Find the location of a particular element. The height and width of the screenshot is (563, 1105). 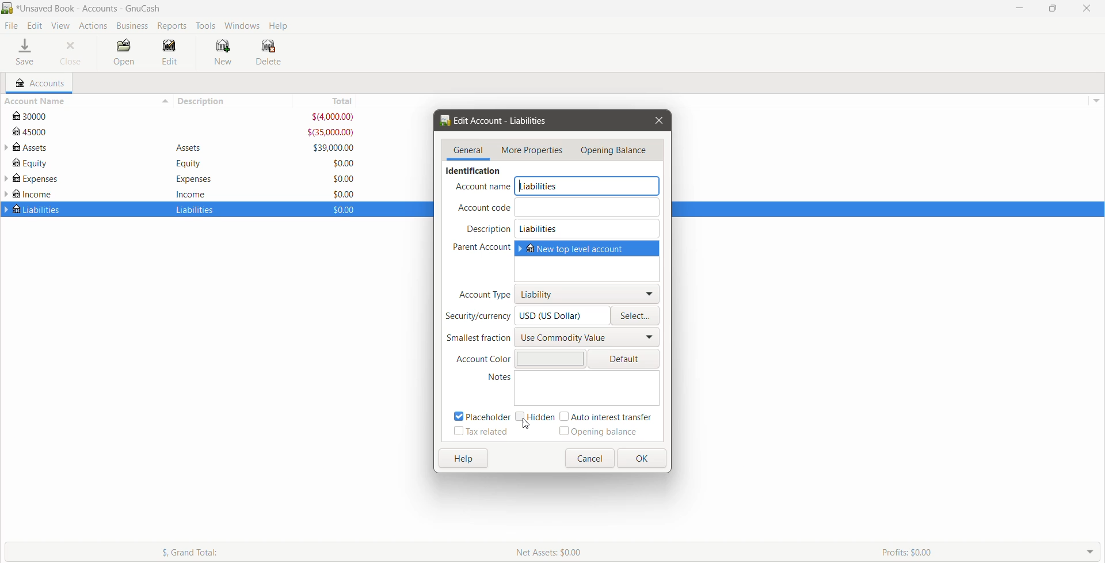

Accounts is located at coordinates (39, 83).